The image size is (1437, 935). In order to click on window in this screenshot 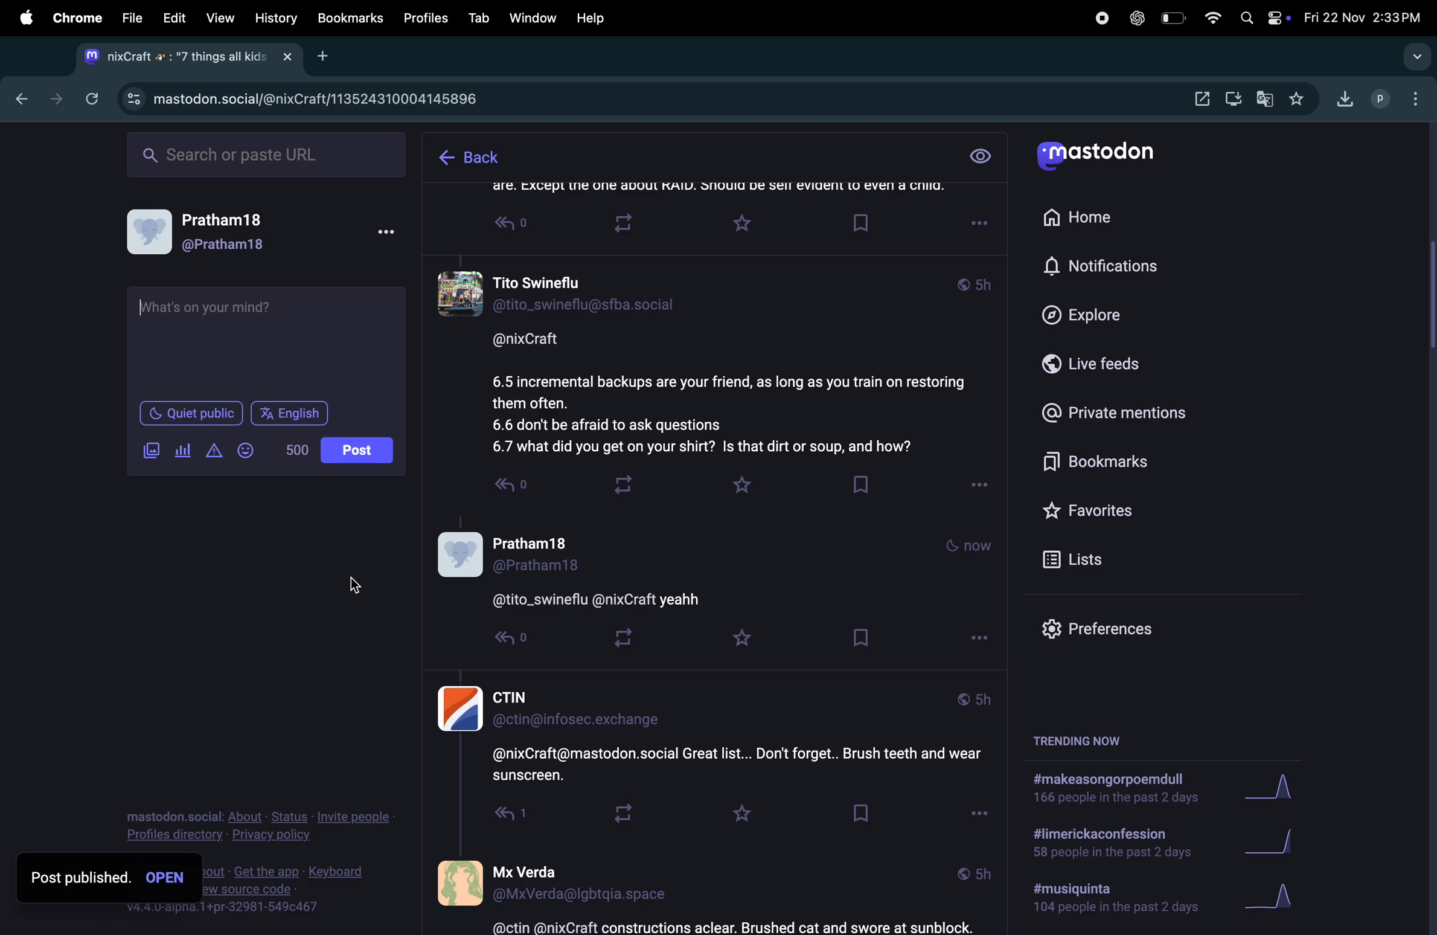, I will do `click(534, 15)`.